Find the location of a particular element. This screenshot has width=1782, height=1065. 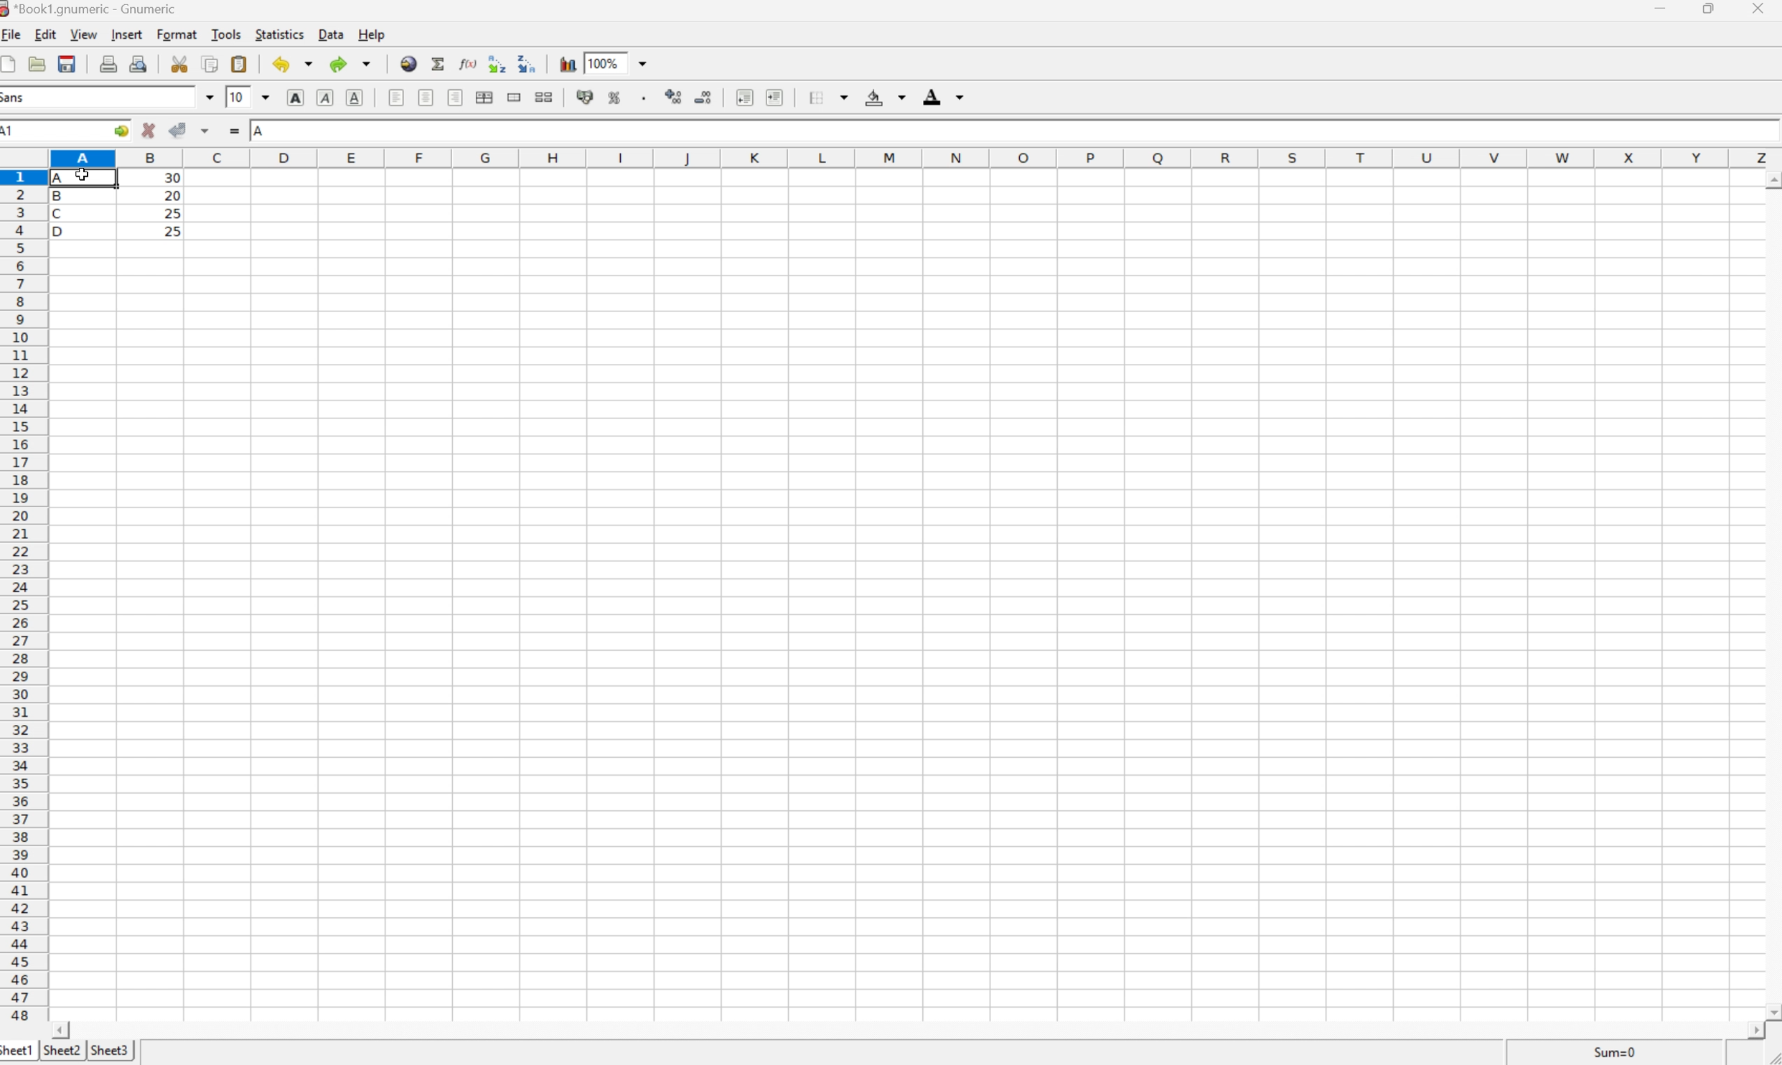

Format selection as percentage is located at coordinates (616, 100).